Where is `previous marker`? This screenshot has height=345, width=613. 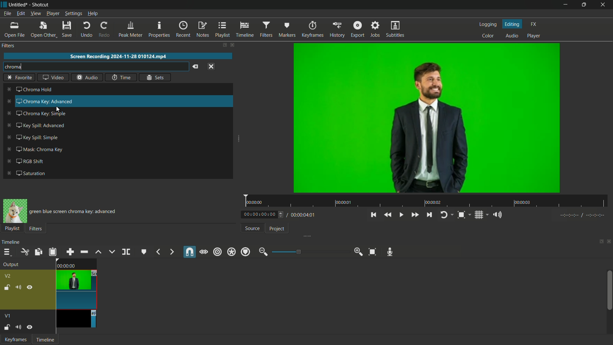 previous marker is located at coordinates (158, 252).